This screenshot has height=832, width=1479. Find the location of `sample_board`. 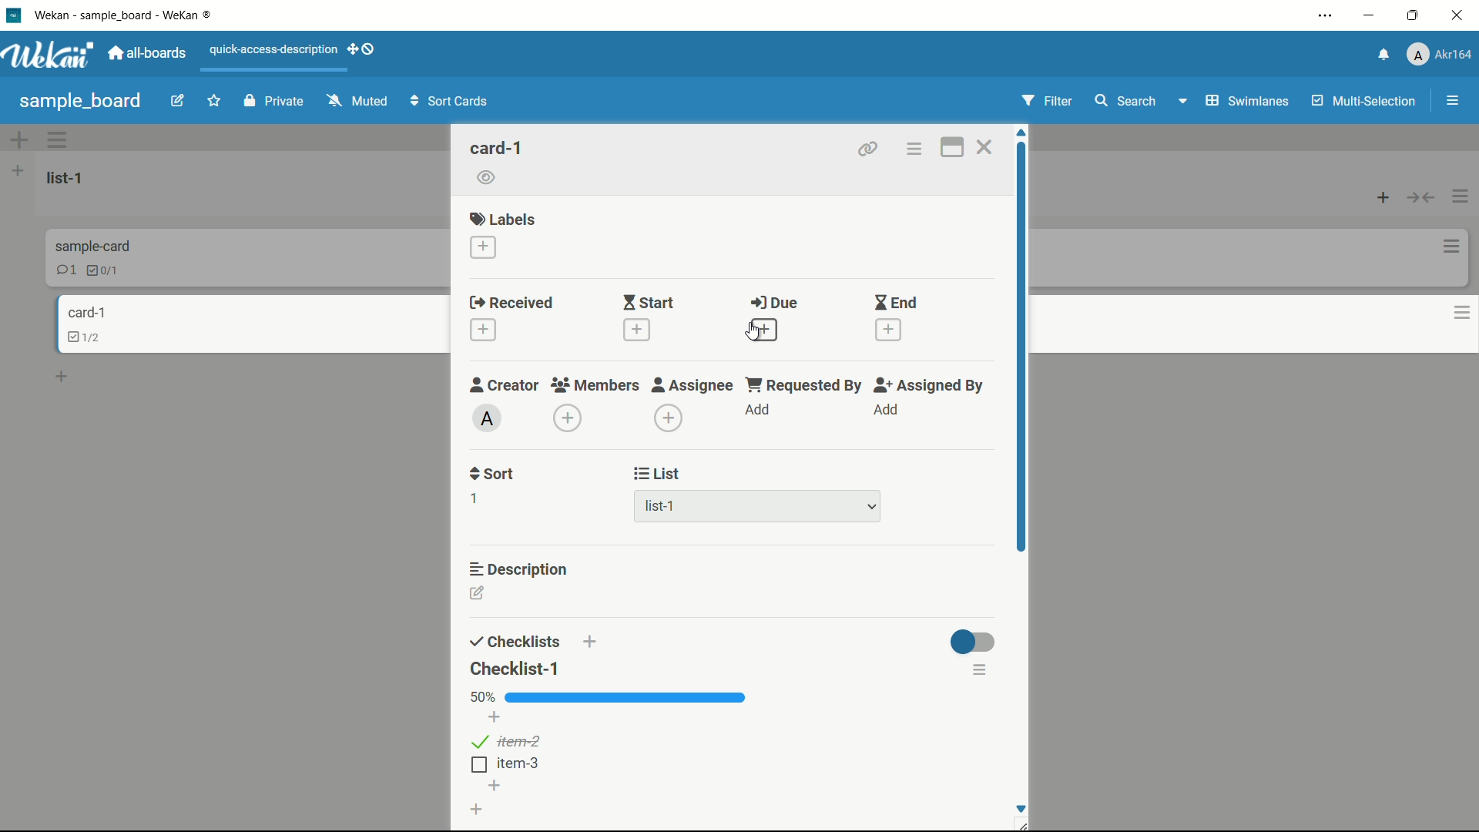

sample_board is located at coordinates (77, 100).